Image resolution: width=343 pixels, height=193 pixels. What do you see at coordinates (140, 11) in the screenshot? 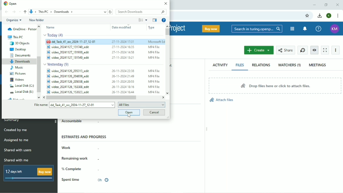
I see `Search Downloads` at bounding box center [140, 11].